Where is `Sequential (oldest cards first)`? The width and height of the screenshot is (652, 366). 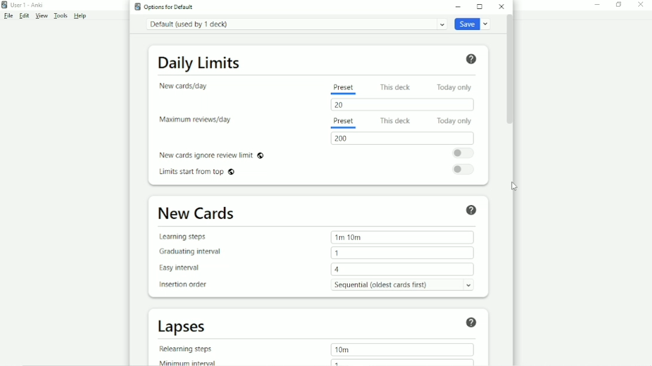
Sequential (oldest cards first) is located at coordinates (405, 285).